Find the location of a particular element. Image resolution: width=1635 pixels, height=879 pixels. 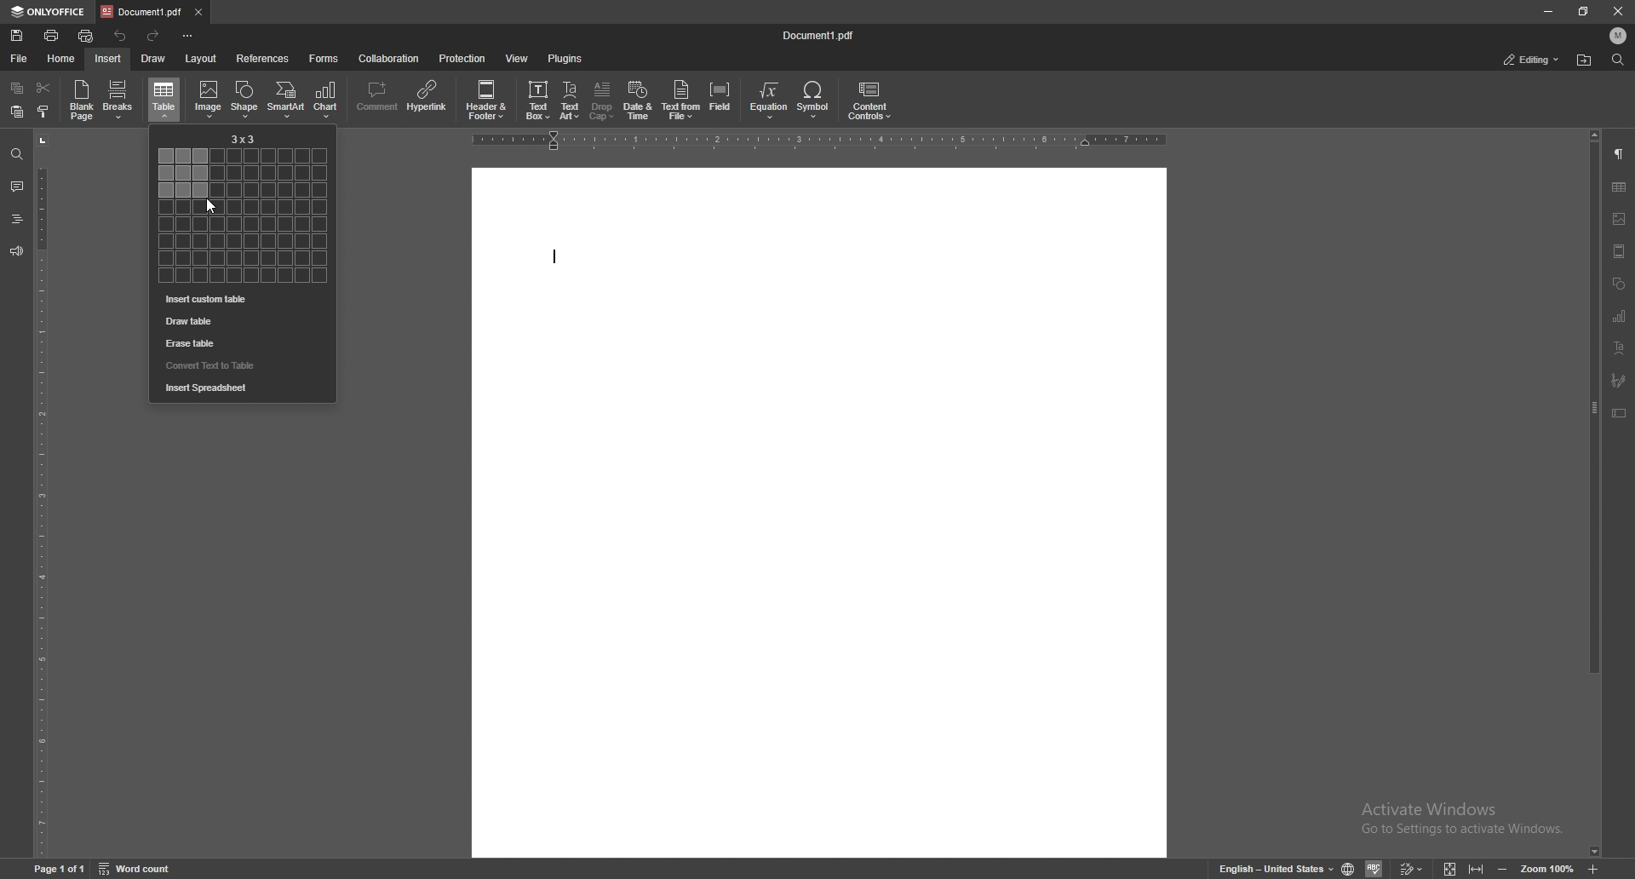

close is located at coordinates (1618, 11).